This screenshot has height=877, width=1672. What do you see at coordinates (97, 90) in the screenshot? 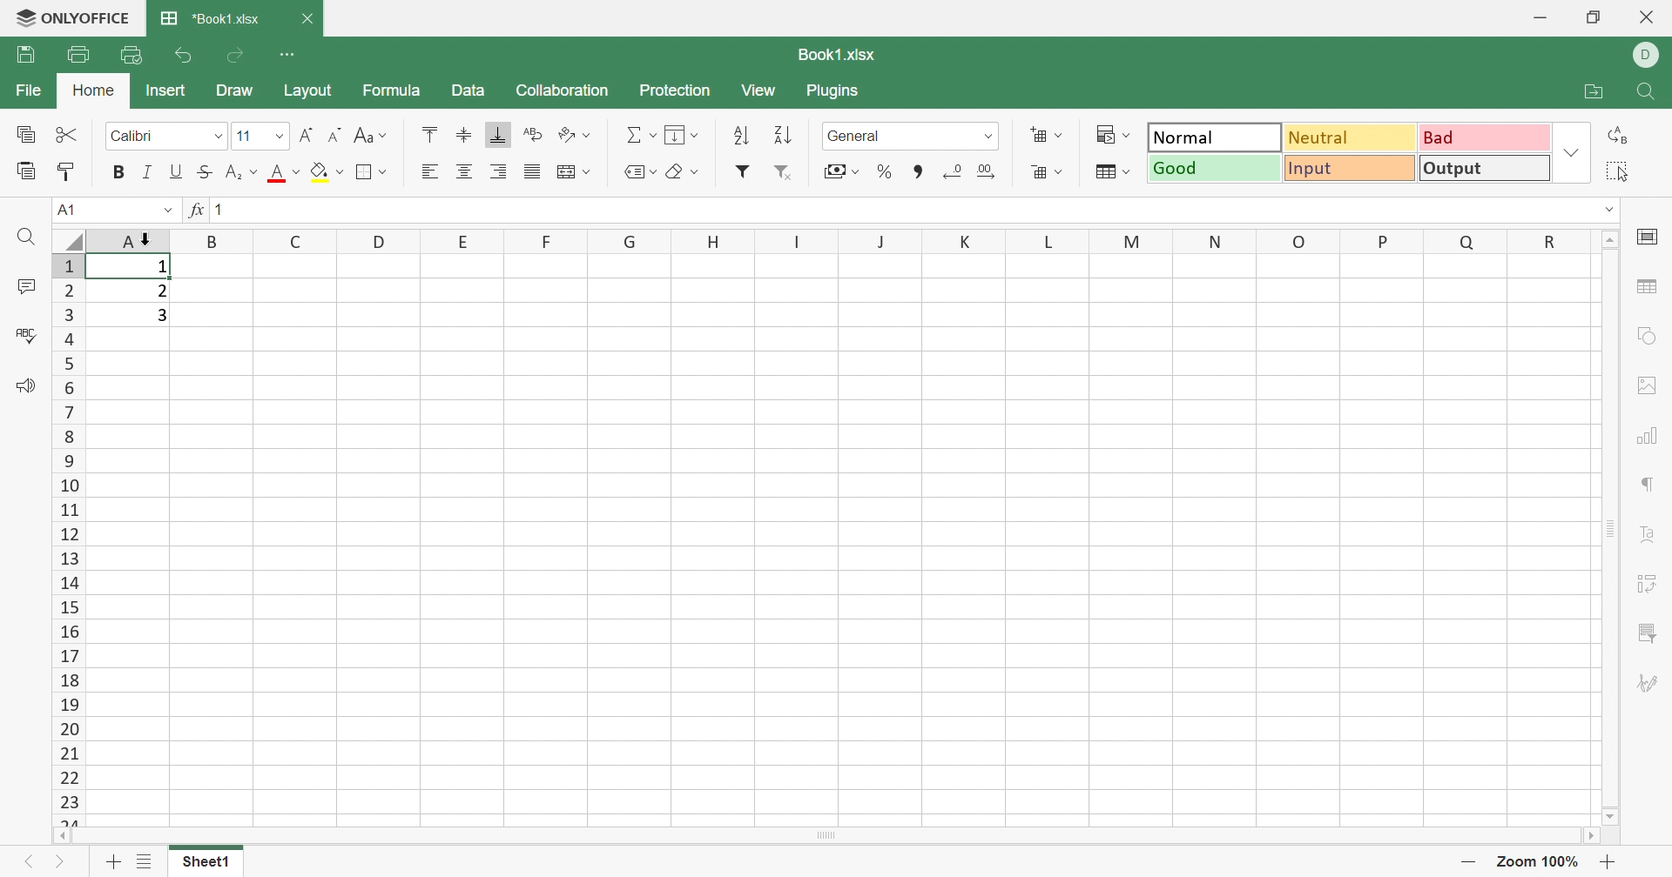
I see `Home` at bounding box center [97, 90].